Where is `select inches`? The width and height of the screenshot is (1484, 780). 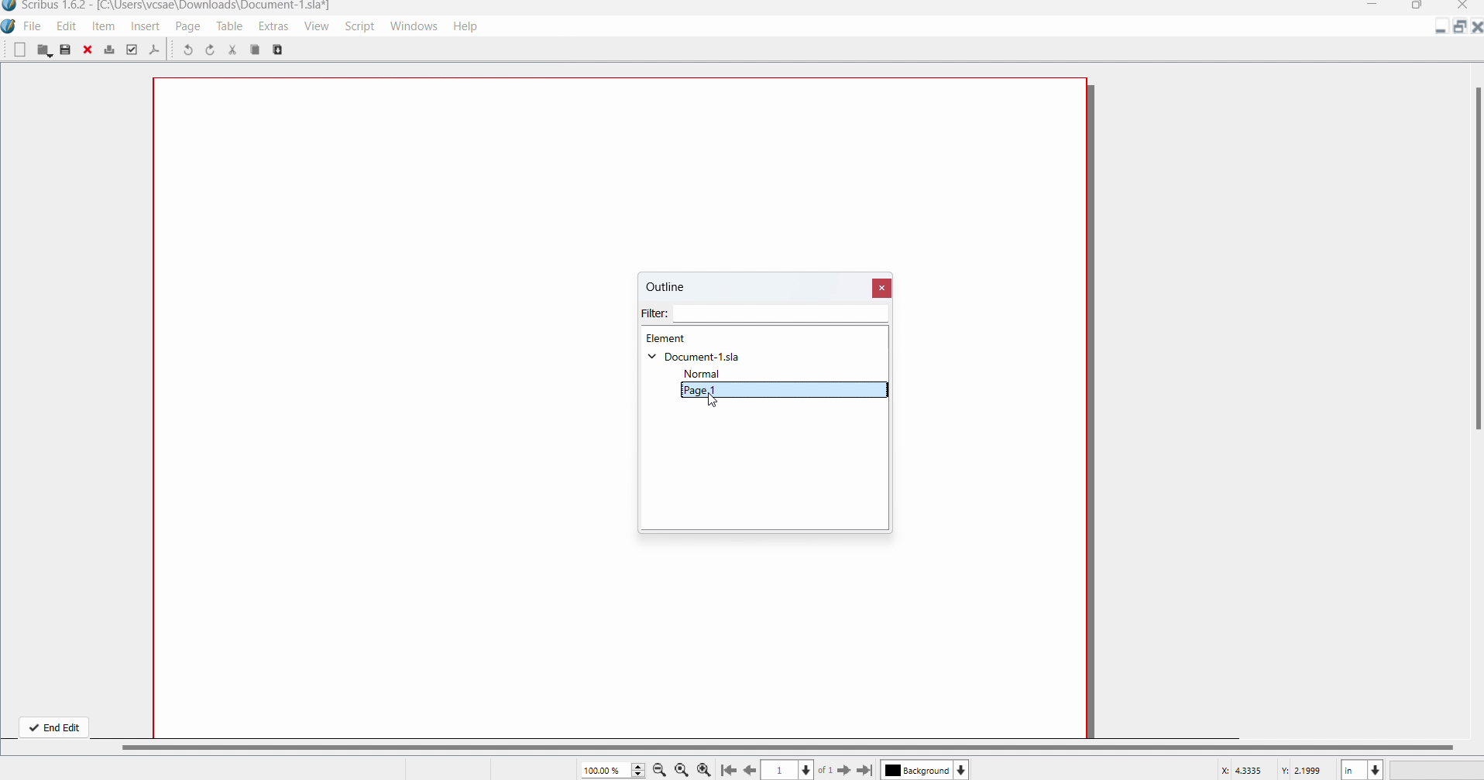 select inches is located at coordinates (1362, 769).